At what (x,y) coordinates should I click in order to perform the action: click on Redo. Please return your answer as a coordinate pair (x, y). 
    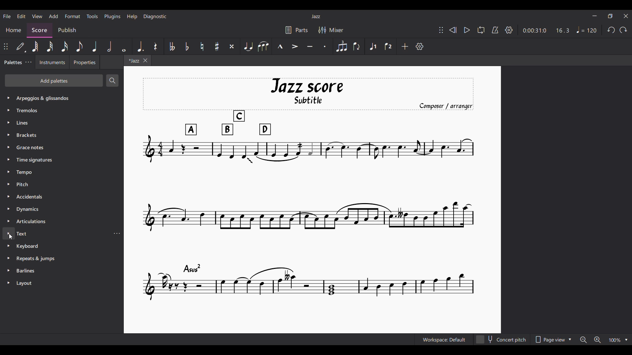
    Looking at the image, I should click on (623, 30).